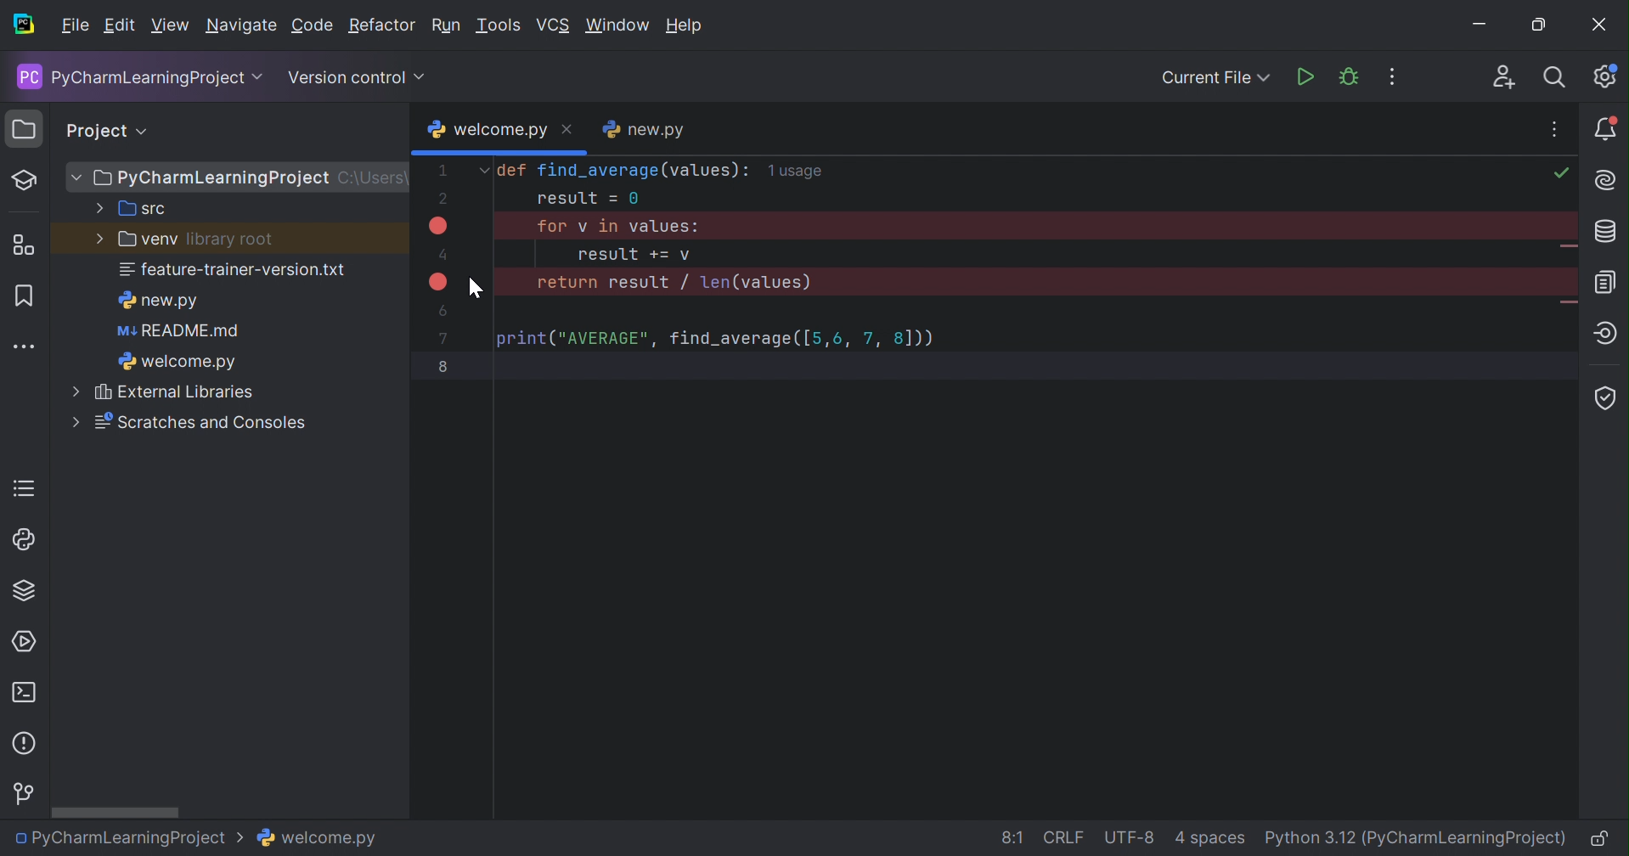 The width and height of the screenshot is (1629, 856). I want to click on Terminal, so click(25, 688).